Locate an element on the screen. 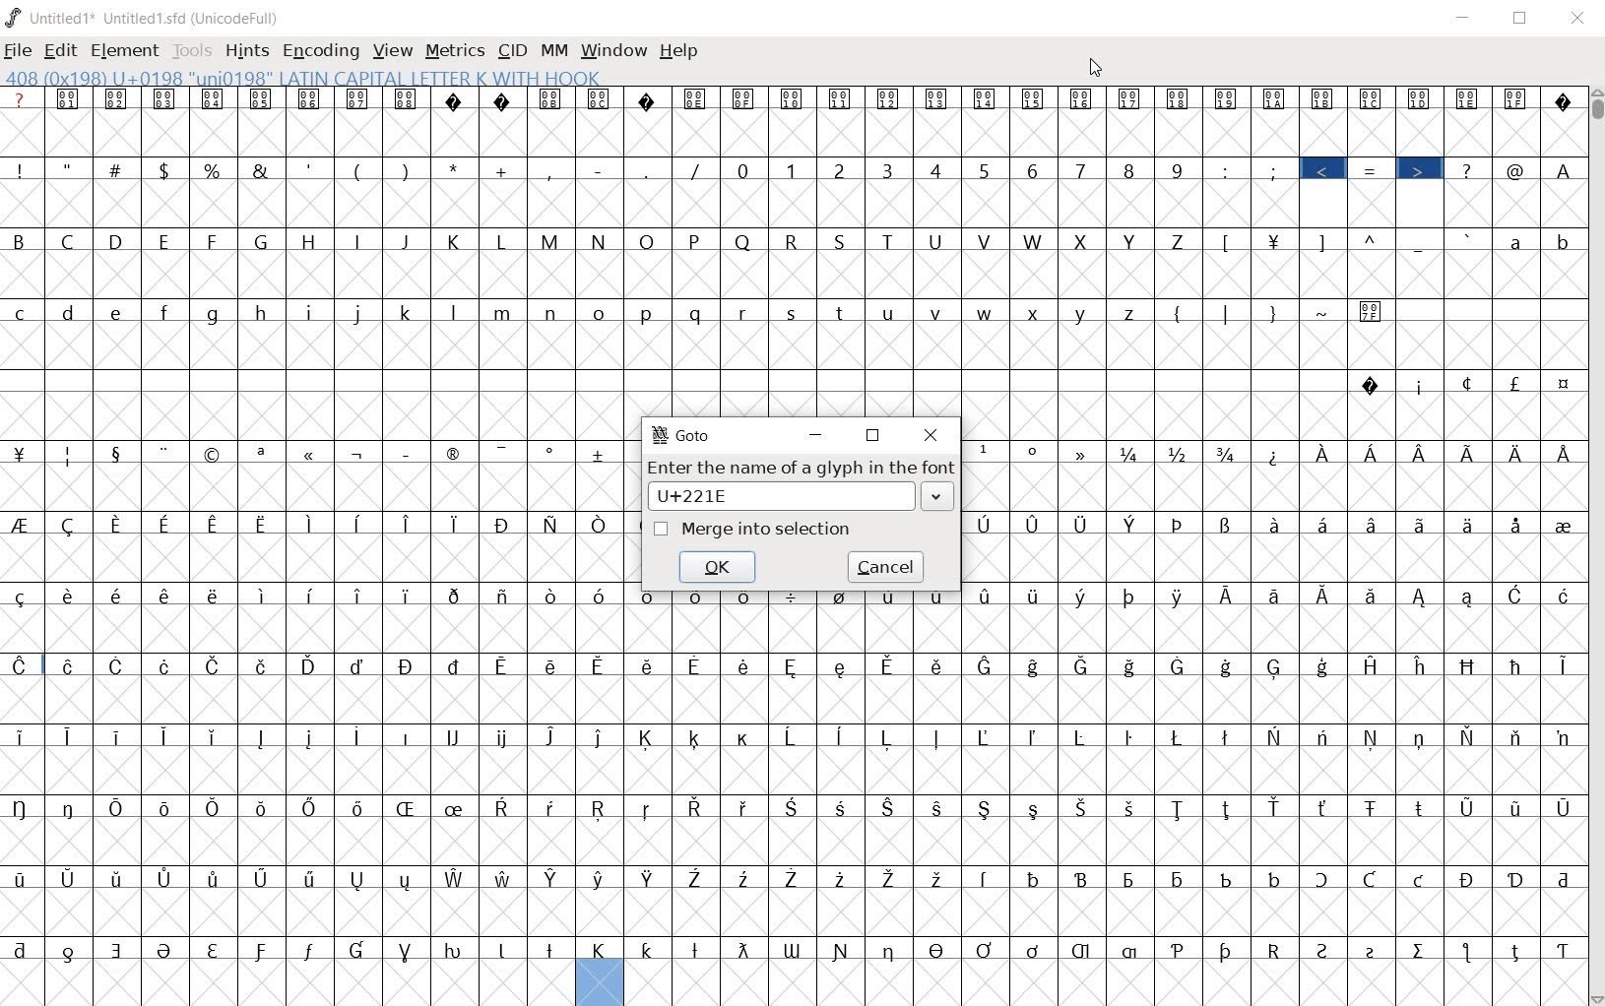 The image size is (1605, 1006). Untitled1 Untitled1.sfd (UnicodeFull) is located at coordinates (149, 20).